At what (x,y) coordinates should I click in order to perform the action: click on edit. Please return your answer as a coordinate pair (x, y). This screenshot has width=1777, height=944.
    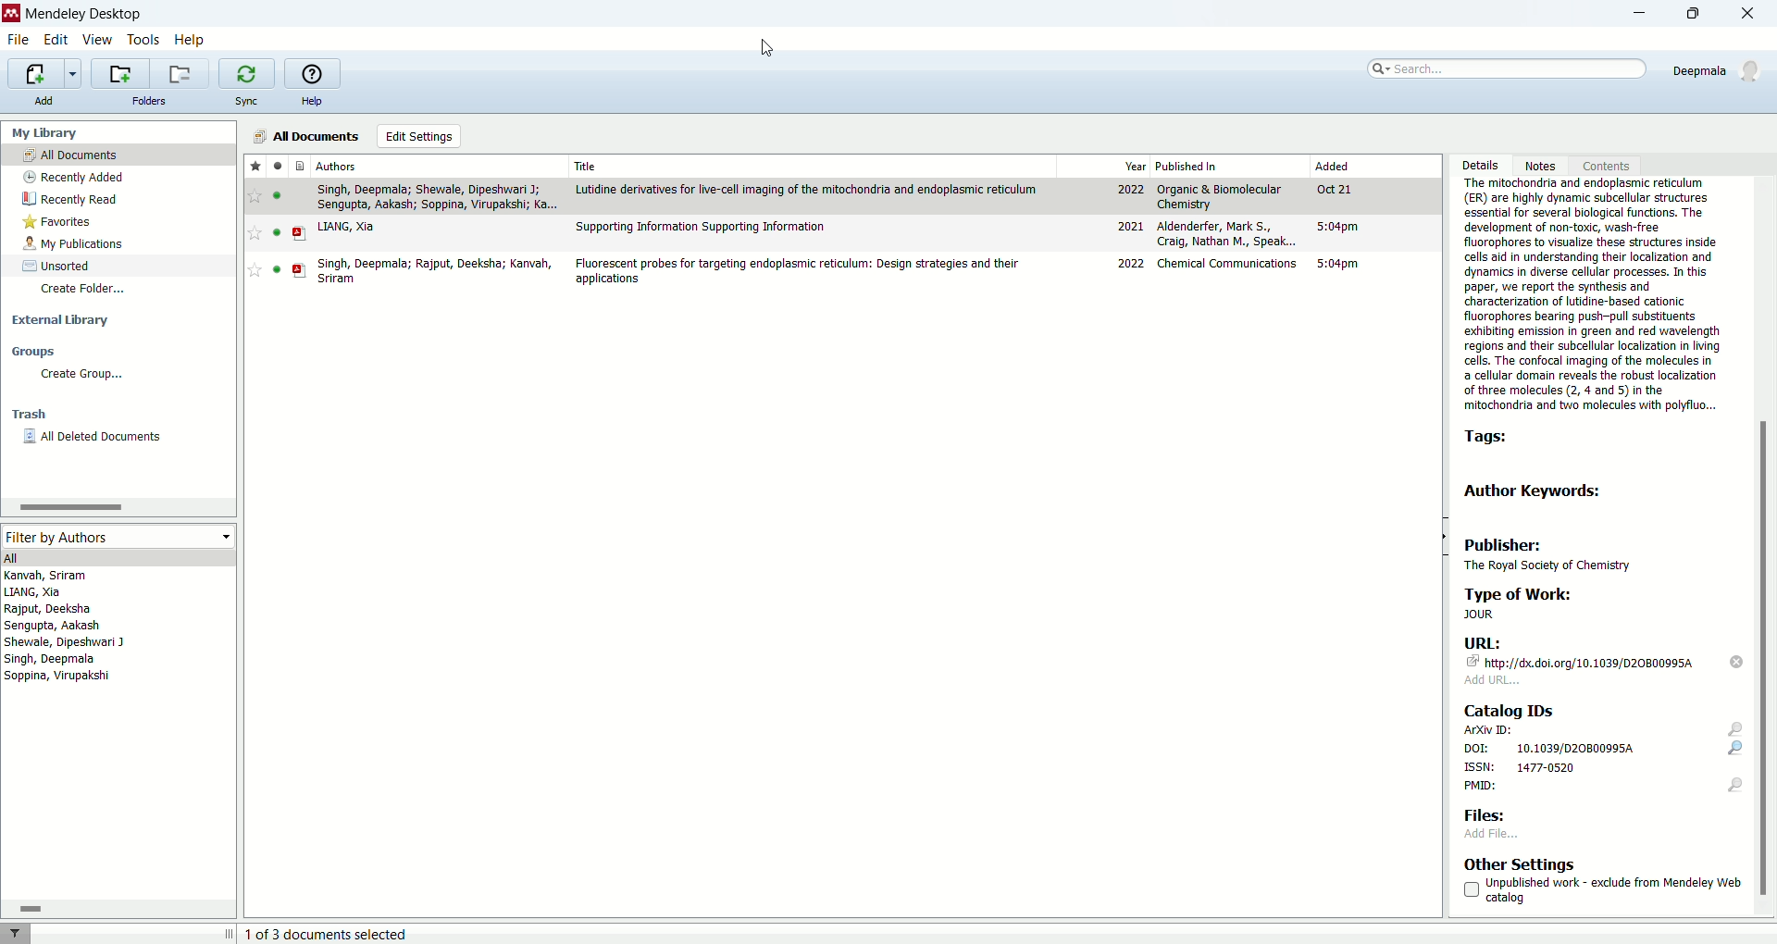
    Looking at the image, I should click on (54, 41).